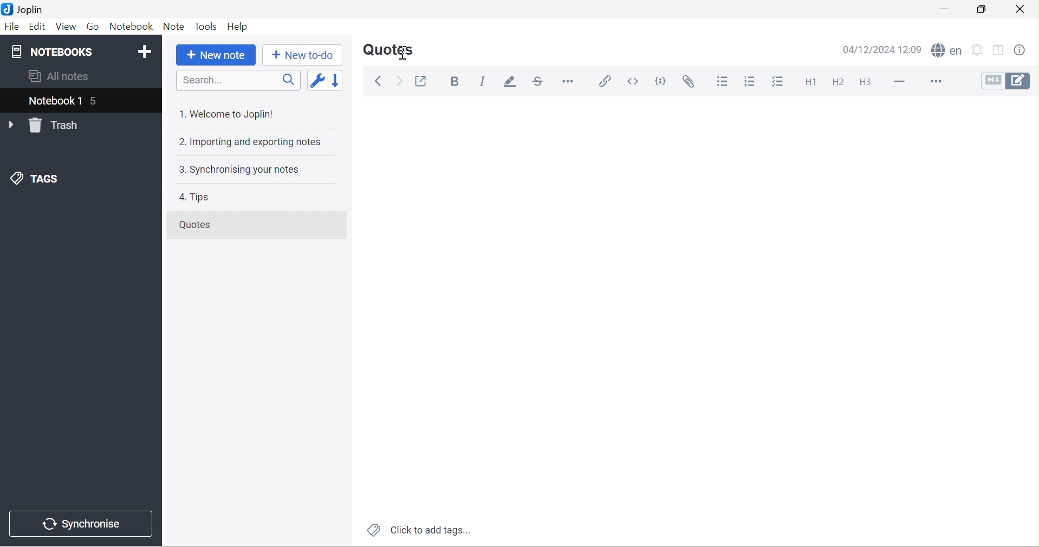 The height and width of the screenshot is (547, 1039). What do you see at coordinates (252, 141) in the screenshot?
I see `2. Importing and exporting notes` at bounding box center [252, 141].